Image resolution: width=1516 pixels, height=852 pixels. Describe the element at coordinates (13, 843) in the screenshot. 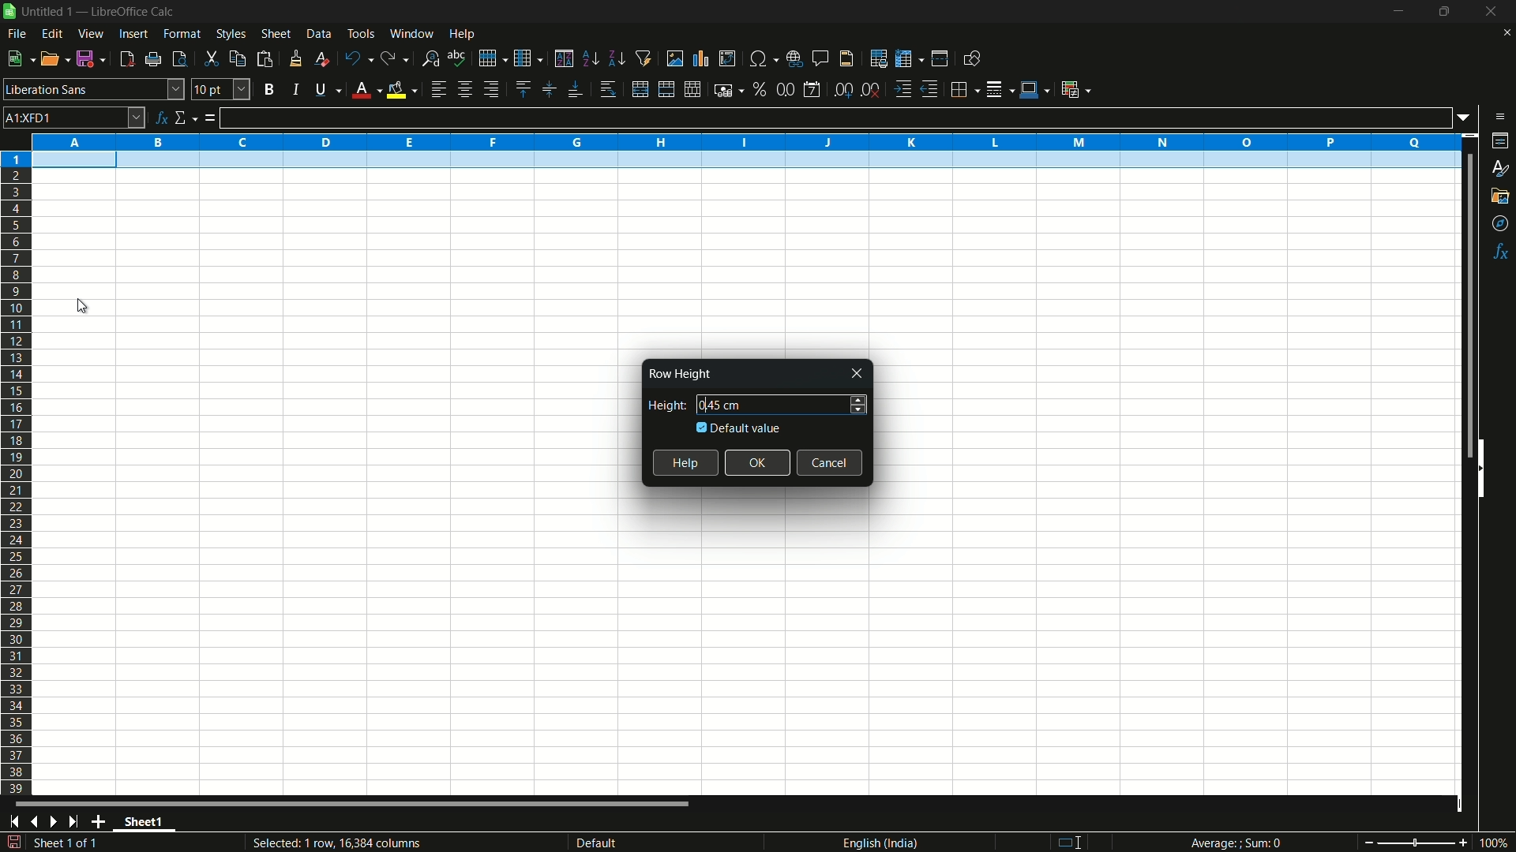

I see `save` at that location.